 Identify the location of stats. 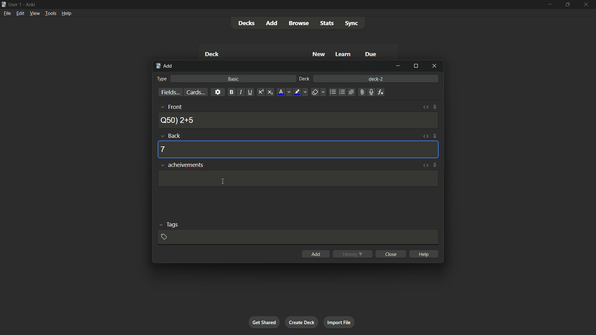
(328, 24).